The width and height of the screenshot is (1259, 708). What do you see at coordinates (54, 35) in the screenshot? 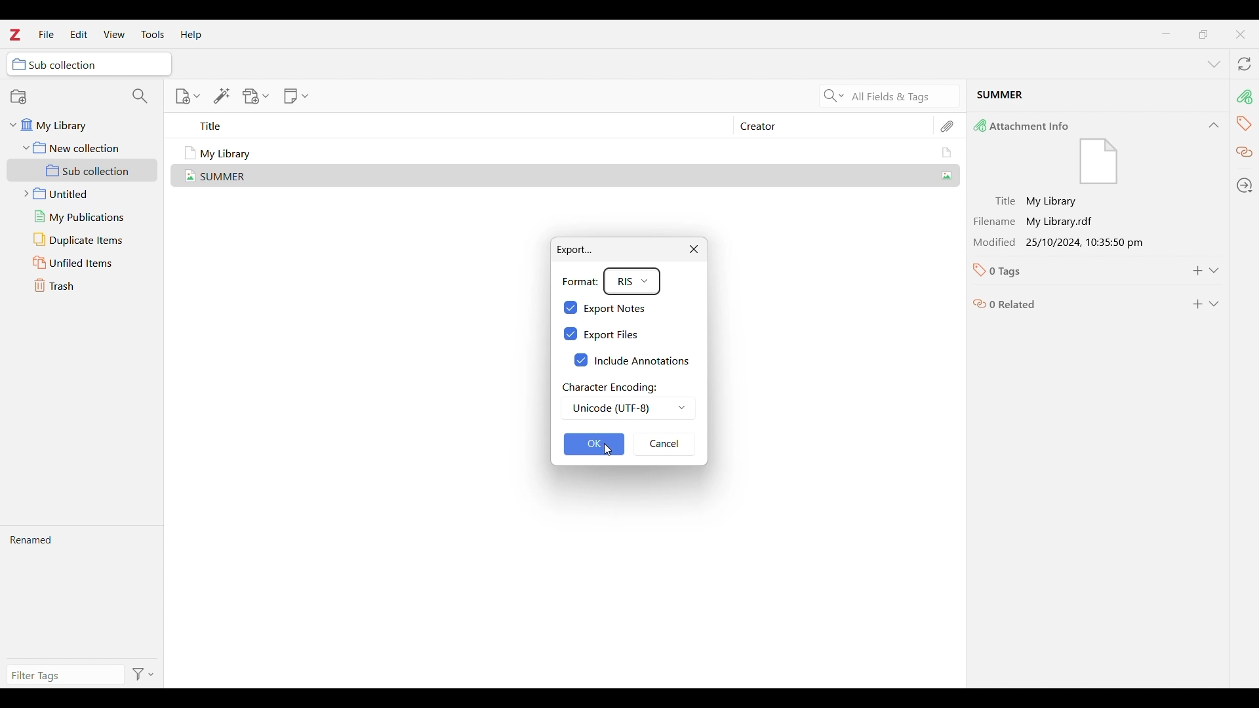
I see `Cursor` at bounding box center [54, 35].